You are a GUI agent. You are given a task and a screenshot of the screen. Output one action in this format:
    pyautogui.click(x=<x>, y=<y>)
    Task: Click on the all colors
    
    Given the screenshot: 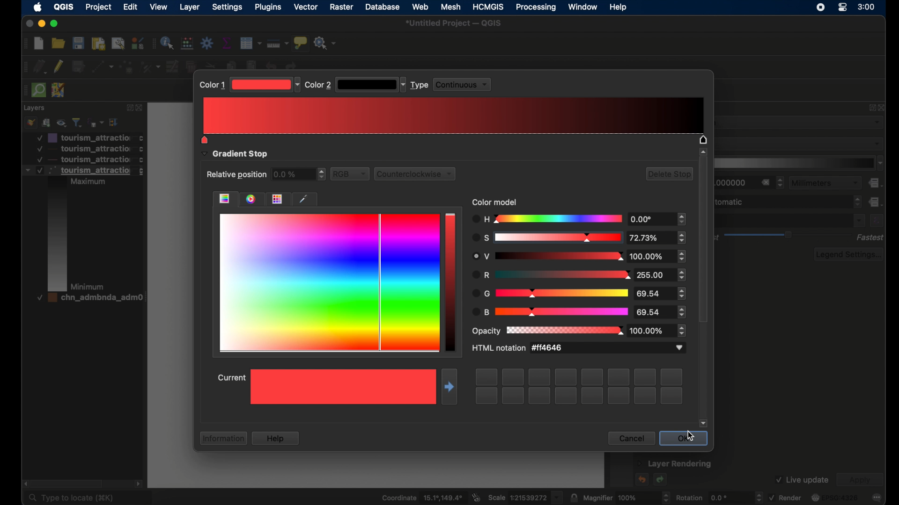 What is the action you would take?
    pyautogui.click(x=328, y=282)
    